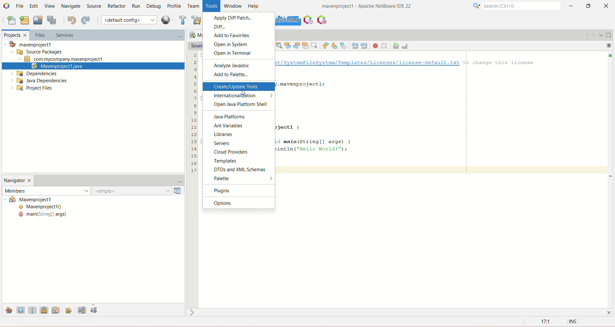 Image resolution: width=615 pixels, height=327 pixels. Describe the element at coordinates (608, 5) in the screenshot. I see `close` at that location.